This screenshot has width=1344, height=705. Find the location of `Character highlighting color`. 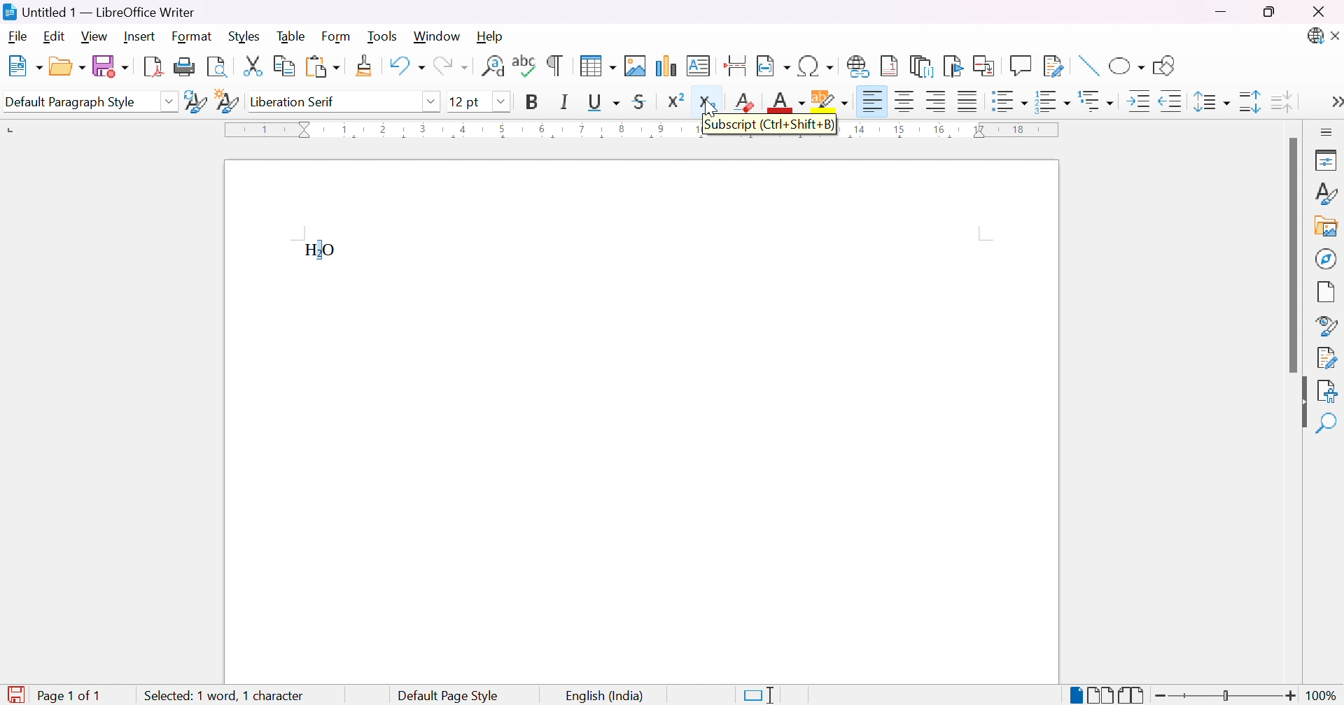

Character highlighting color is located at coordinates (831, 101).